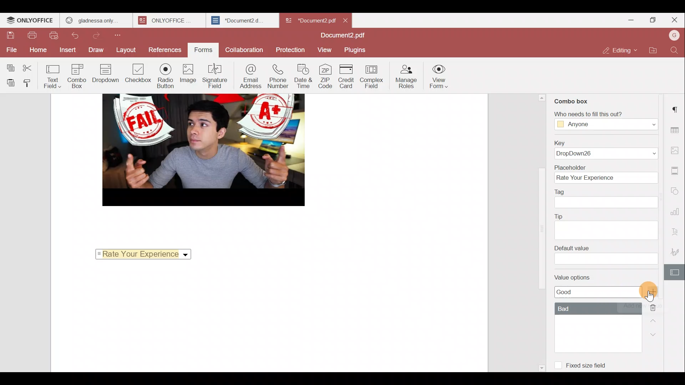 This screenshot has height=385, width=685. What do you see at coordinates (655, 297) in the screenshot?
I see `Cursor` at bounding box center [655, 297].